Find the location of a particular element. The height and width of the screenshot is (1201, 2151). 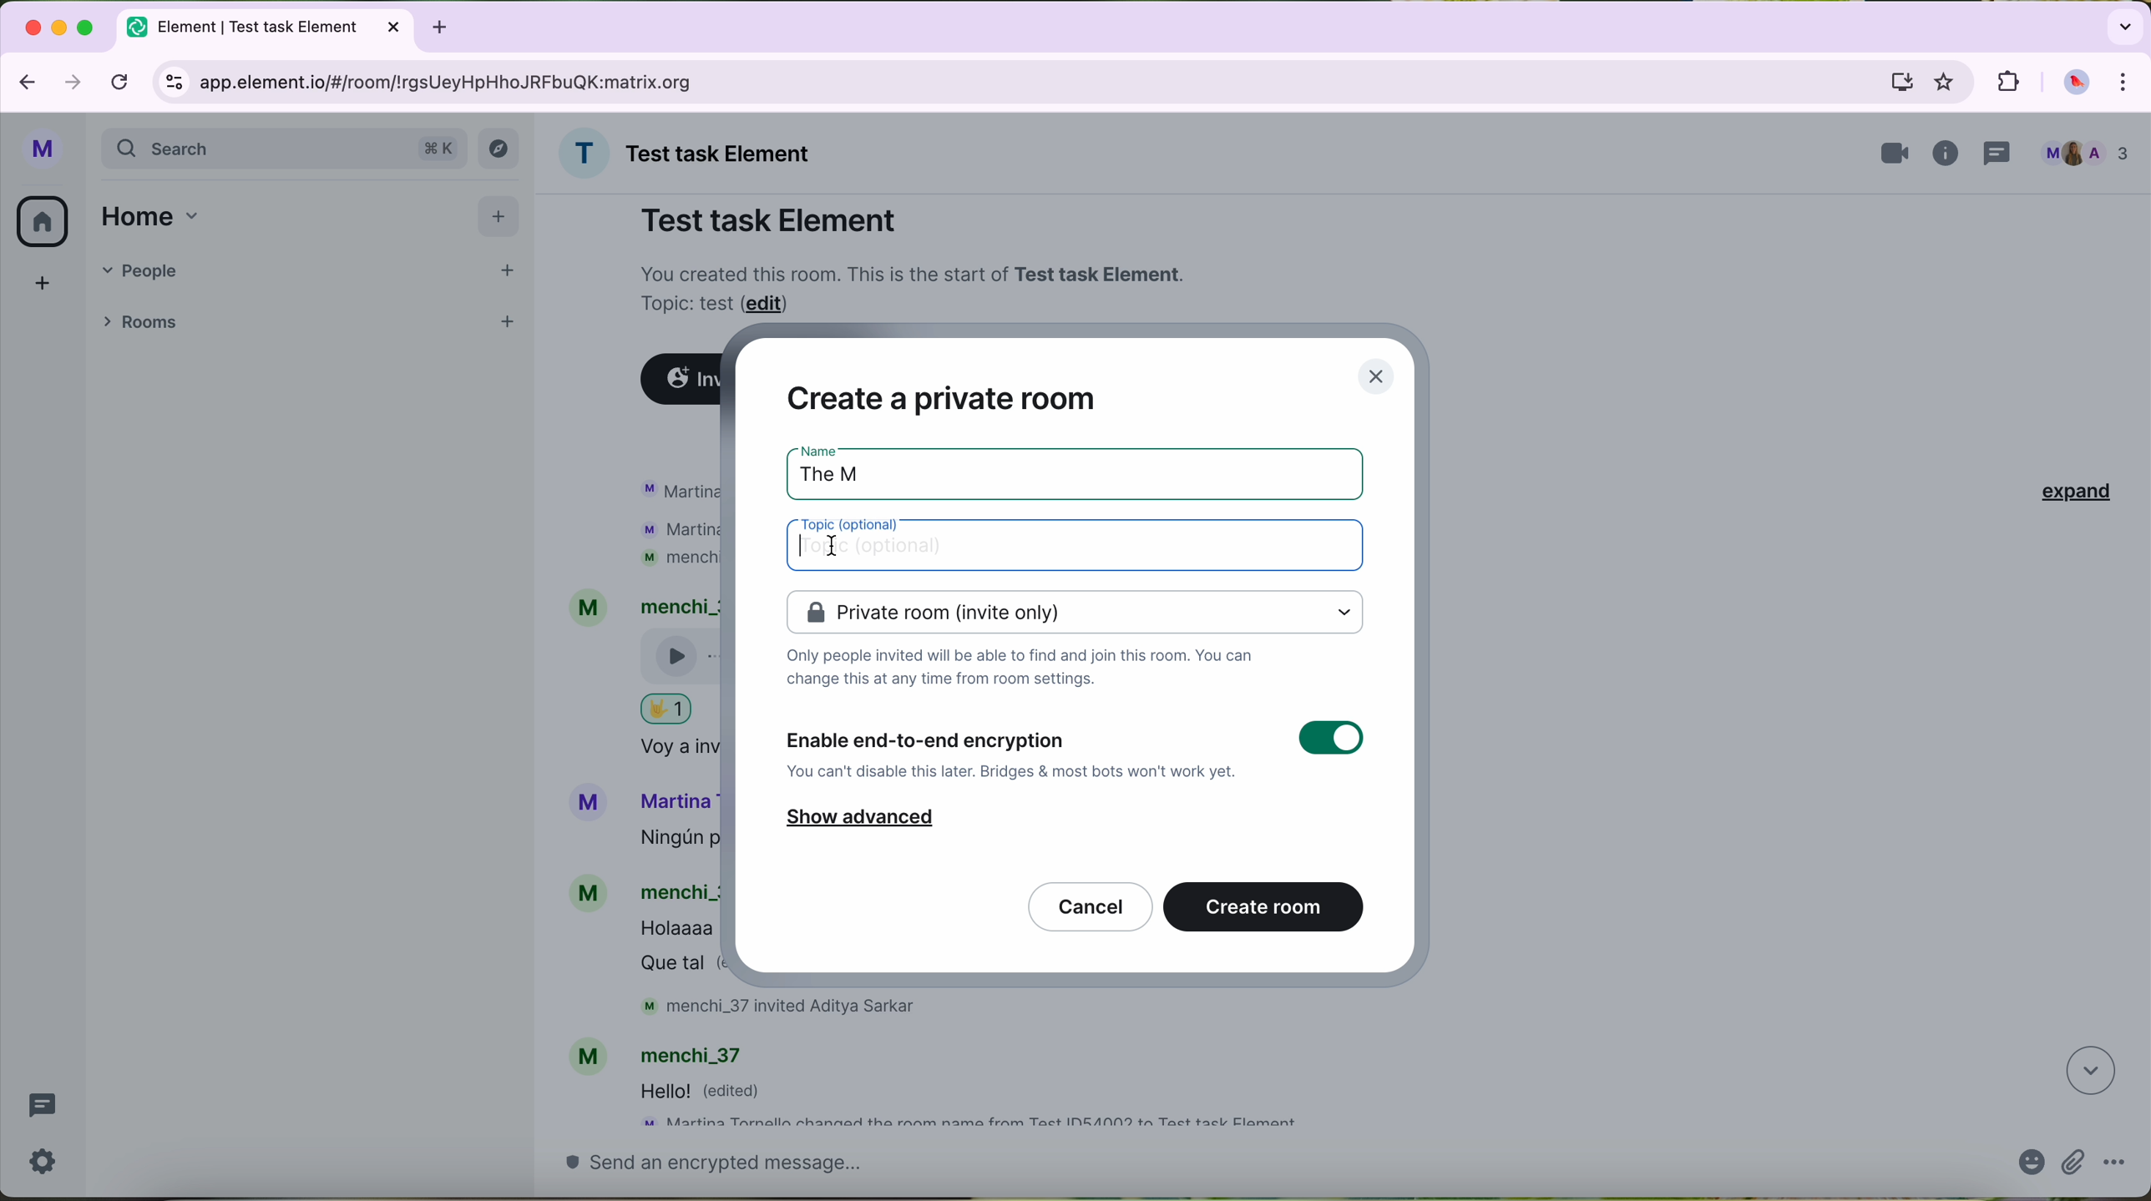

cursor is located at coordinates (829, 548).